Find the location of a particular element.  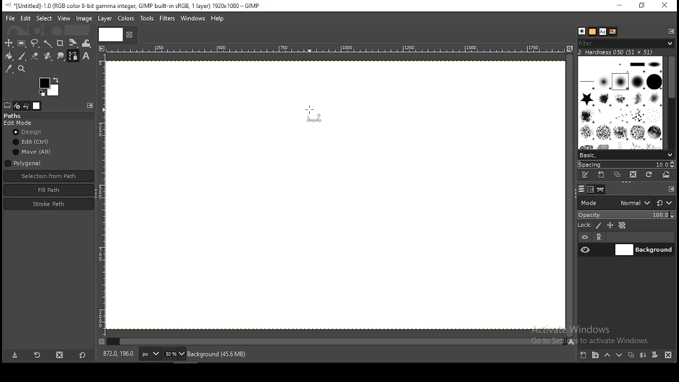

configure this tab is located at coordinates (91, 106).